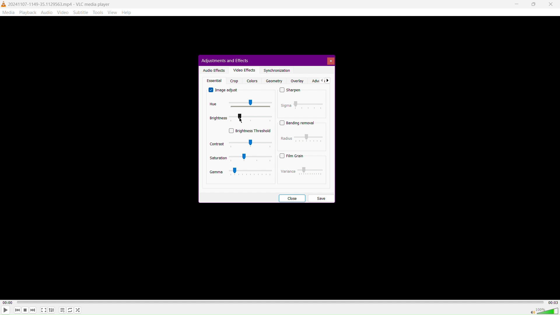 The width and height of the screenshot is (560, 315). Describe the element at coordinates (62, 309) in the screenshot. I see `Toggle playlist` at that location.